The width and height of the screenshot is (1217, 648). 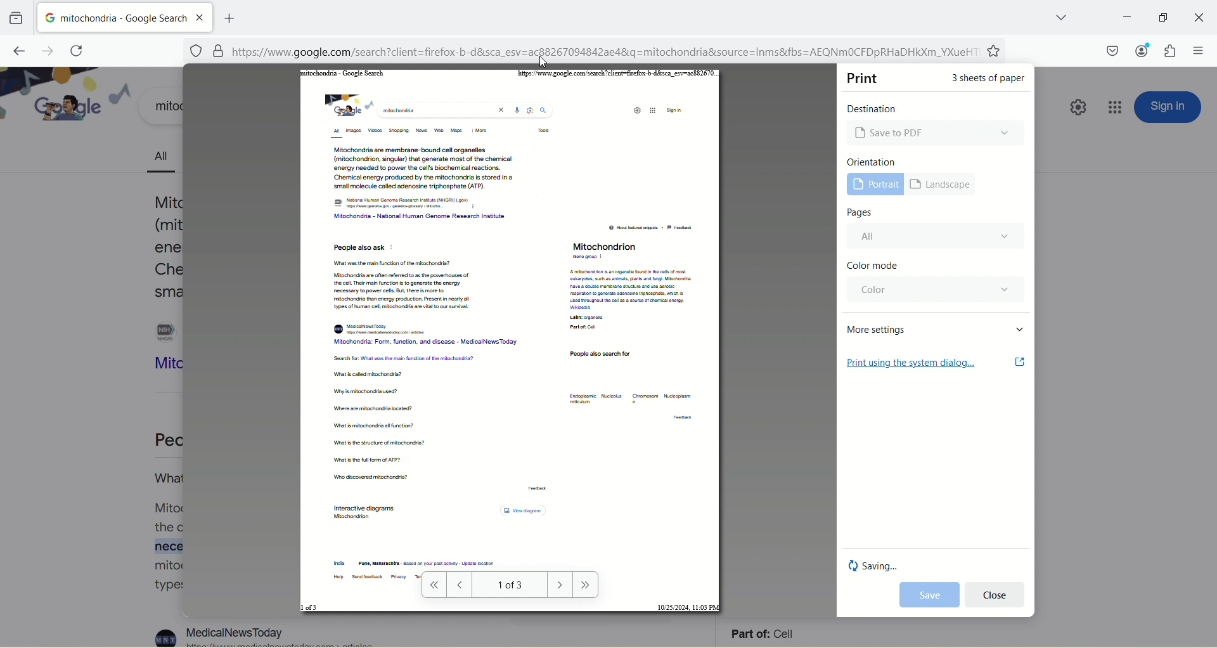 I want to click on cancel, so click(x=995, y=596).